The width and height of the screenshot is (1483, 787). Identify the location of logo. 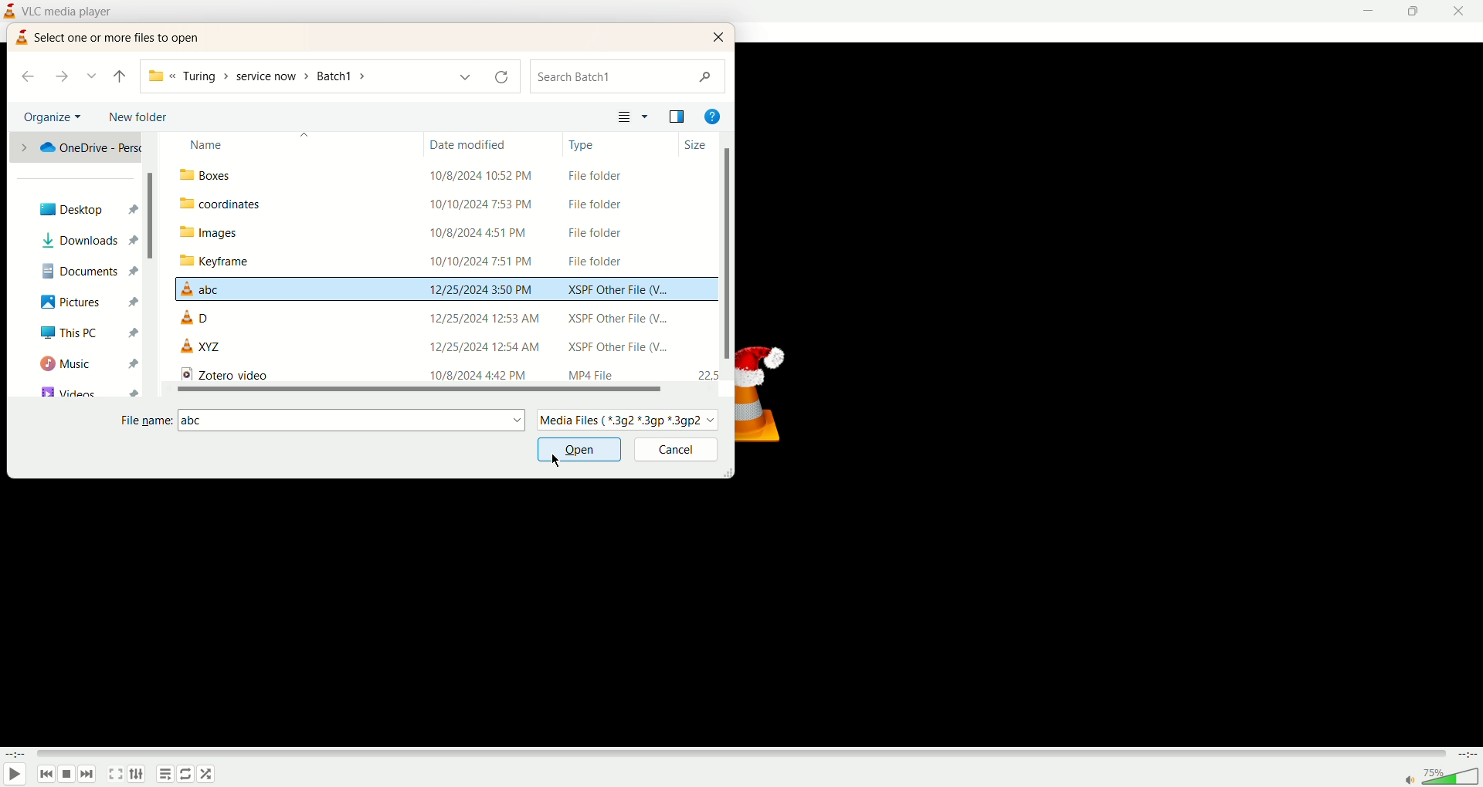
(21, 36).